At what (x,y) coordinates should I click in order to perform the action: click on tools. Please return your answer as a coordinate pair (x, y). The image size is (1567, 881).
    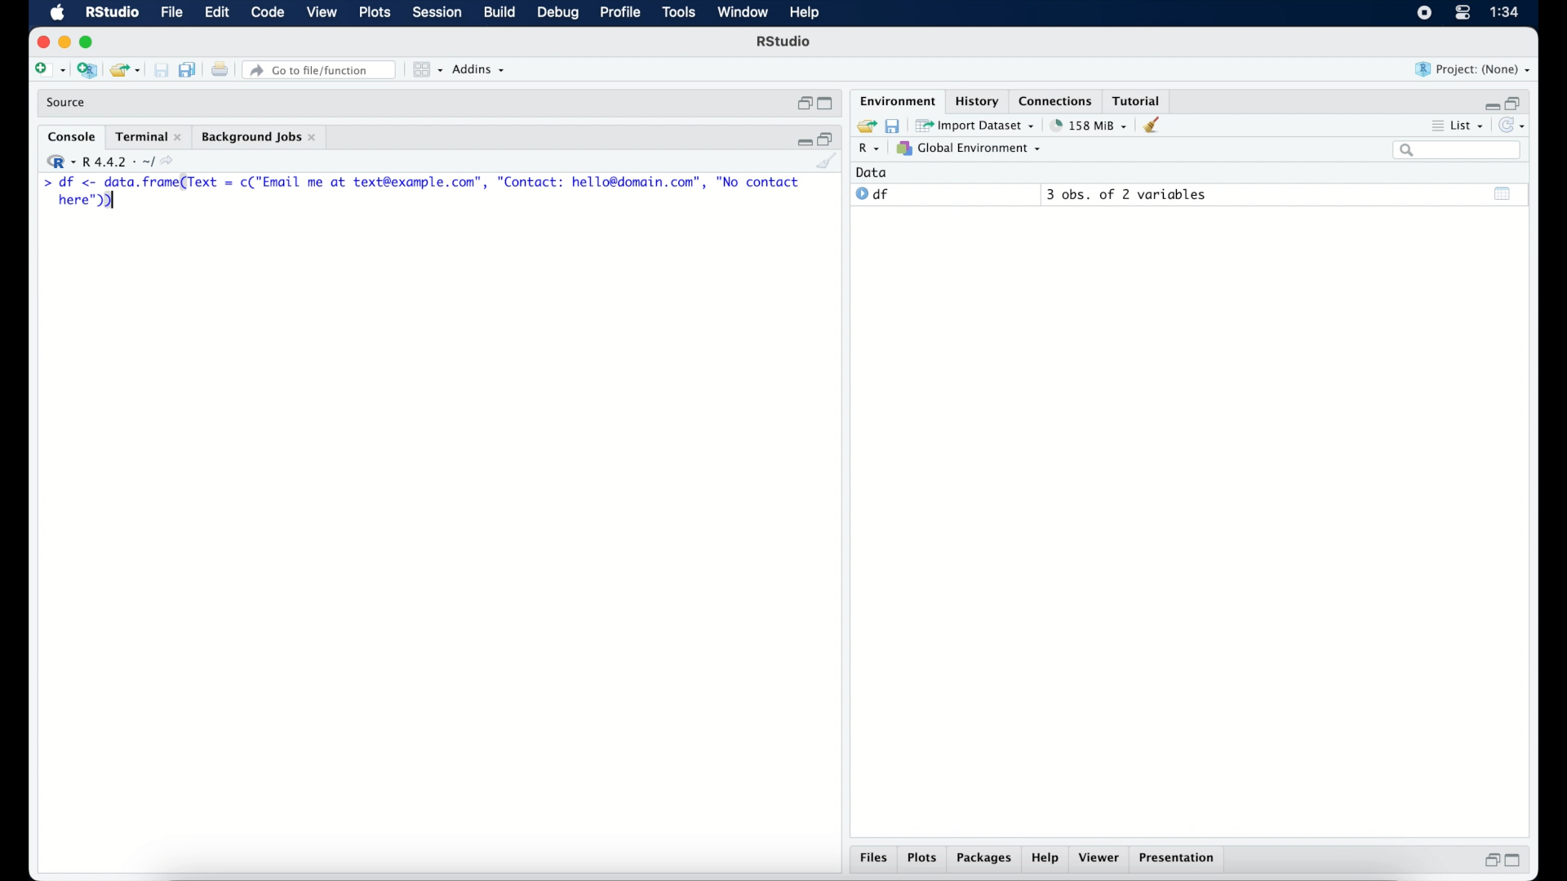
    Looking at the image, I should click on (677, 13).